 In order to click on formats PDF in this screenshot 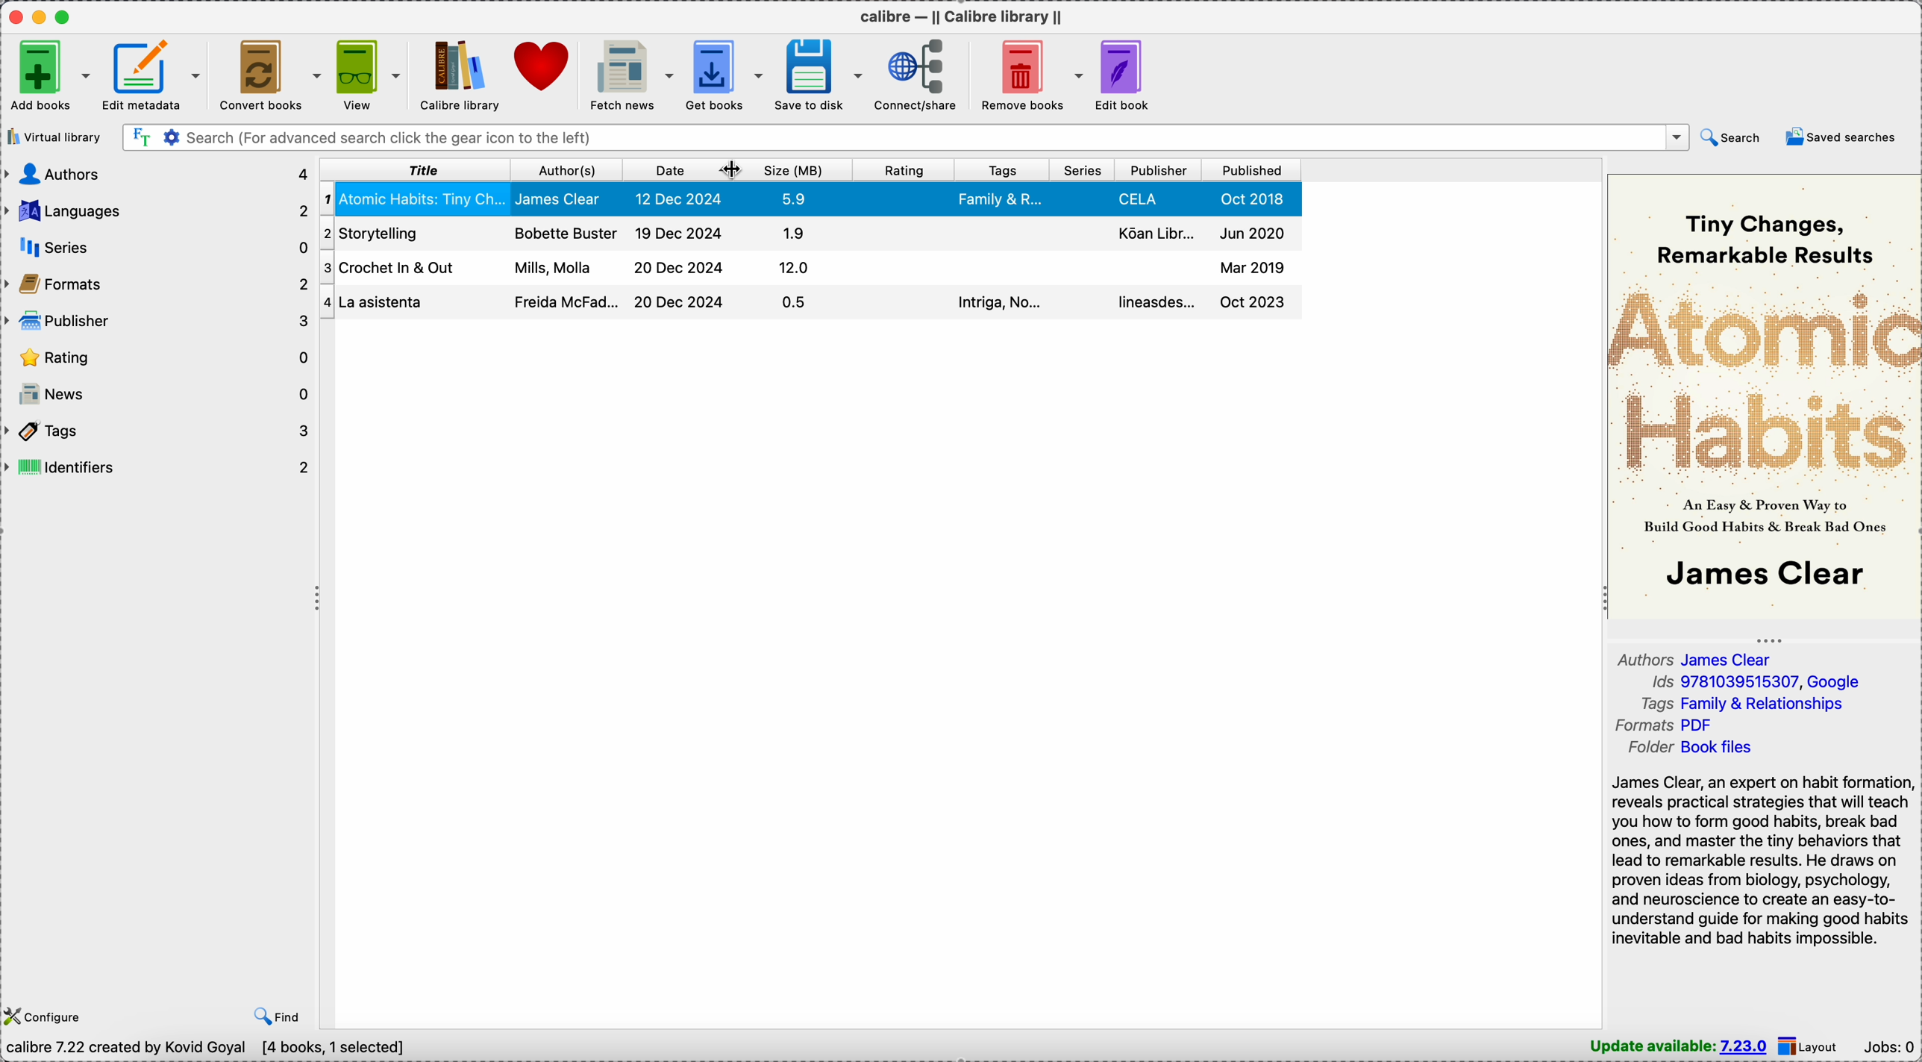, I will do `click(1659, 725)`.